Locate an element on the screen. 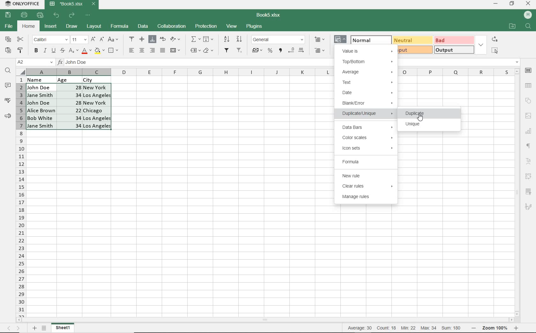  Search is located at coordinates (528, 26).